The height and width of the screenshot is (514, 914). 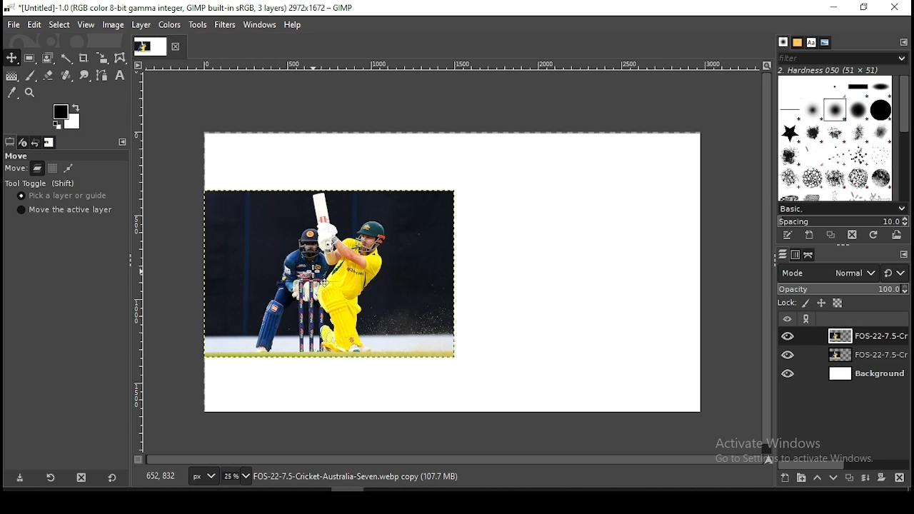 What do you see at coordinates (788, 235) in the screenshot?
I see `edit this brush` at bounding box center [788, 235].